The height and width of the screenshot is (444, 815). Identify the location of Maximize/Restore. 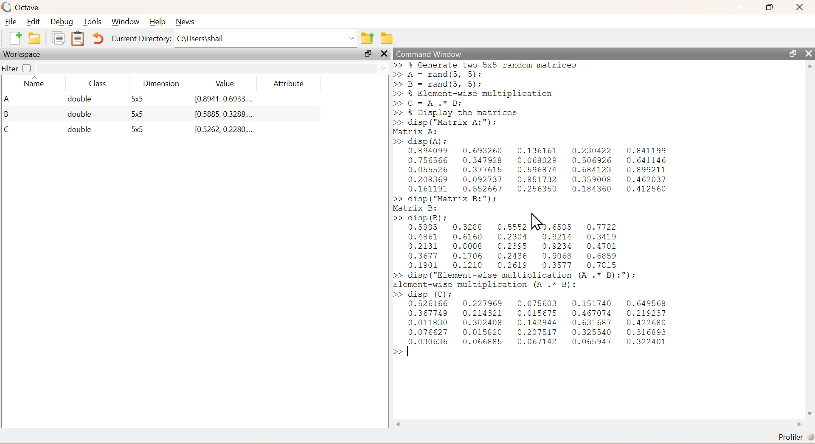
(367, 54).